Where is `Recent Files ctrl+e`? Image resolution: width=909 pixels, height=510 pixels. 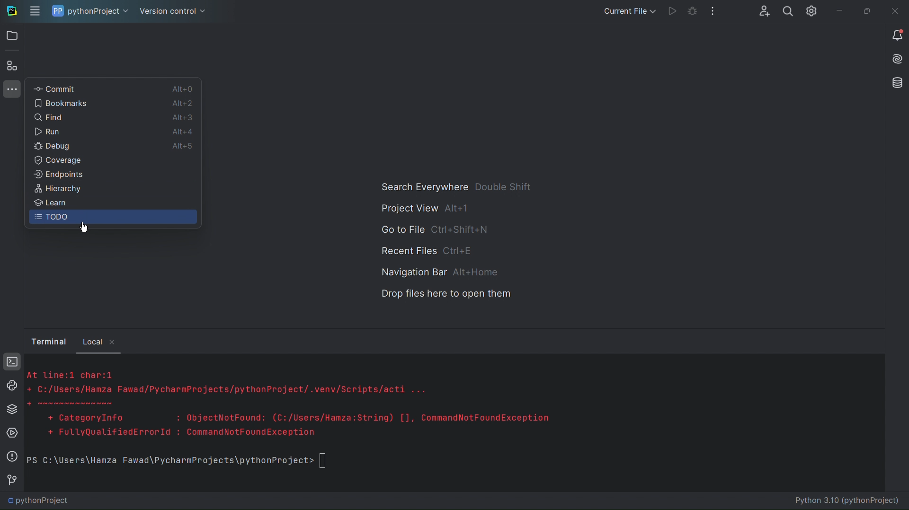 Recent Files ctrl+e is located at coordinates (429, 250).